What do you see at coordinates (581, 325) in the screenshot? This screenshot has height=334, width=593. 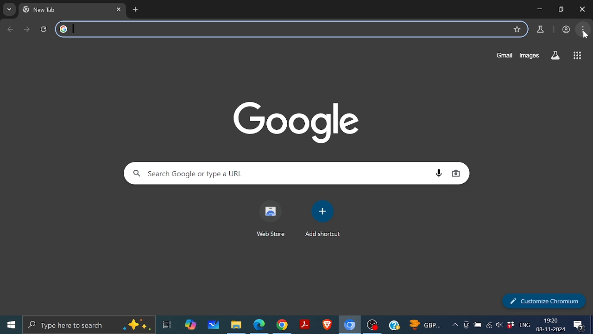 I see `Notifications` at bounding box center [581, 325].